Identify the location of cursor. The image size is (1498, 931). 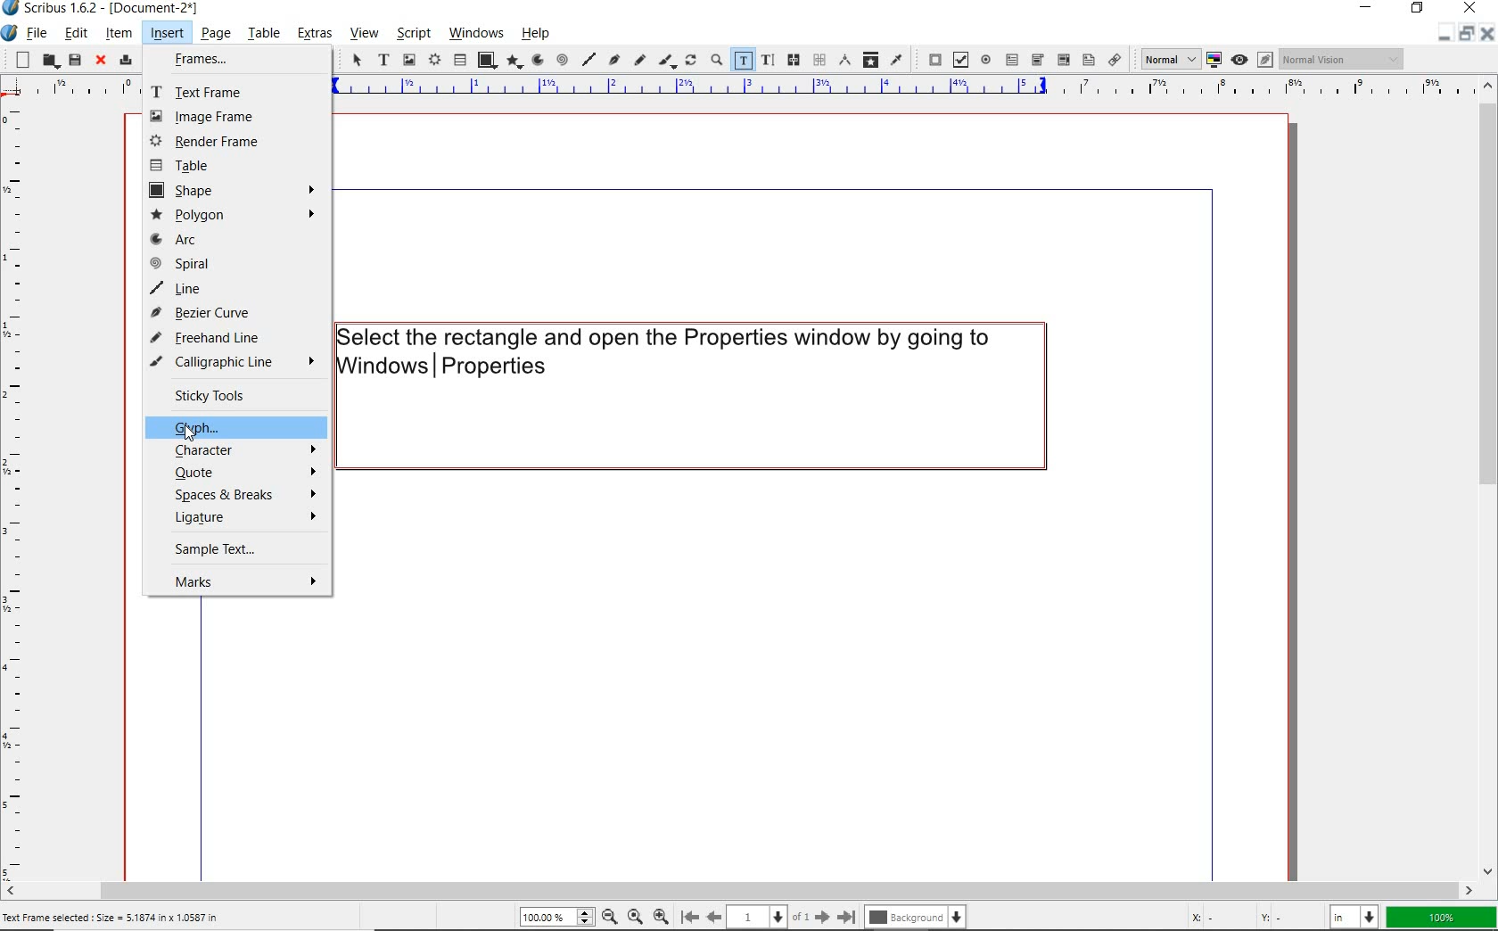
(193, 434).